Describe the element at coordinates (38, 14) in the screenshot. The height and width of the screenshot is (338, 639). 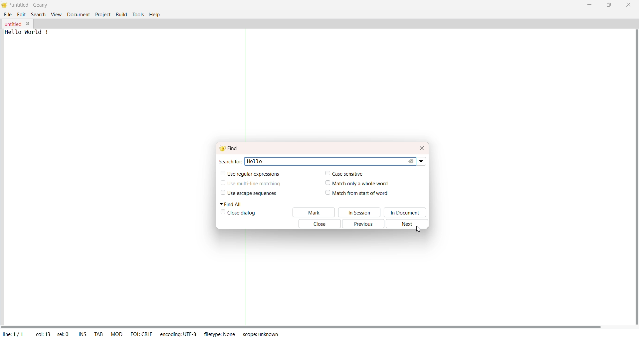
I see `Search` at that location.